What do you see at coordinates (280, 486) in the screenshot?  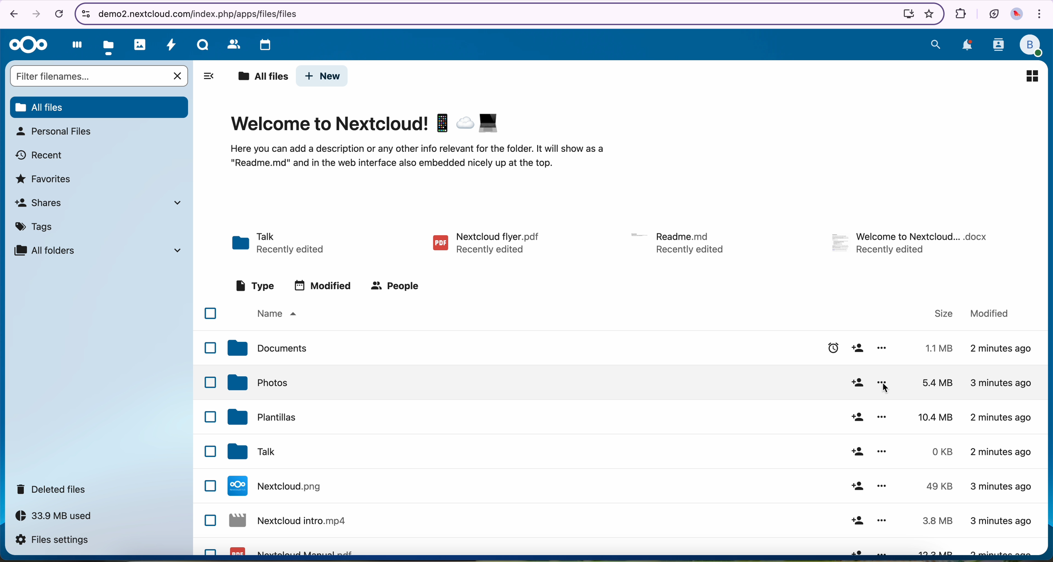 I see `Nextcloud file` at bounding box center [280, 486].